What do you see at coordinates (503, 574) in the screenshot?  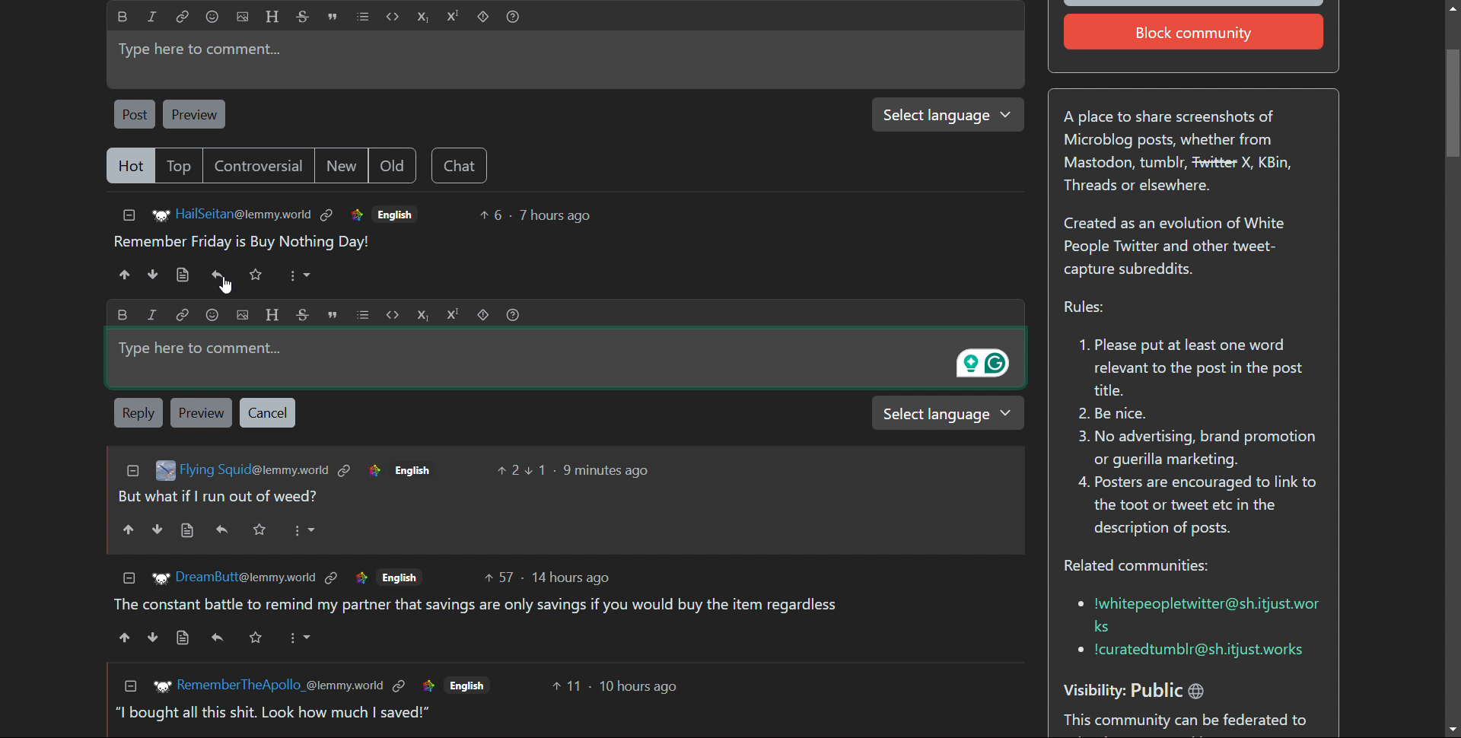 I see `number of upvotes` at bounding box center [503, 574].